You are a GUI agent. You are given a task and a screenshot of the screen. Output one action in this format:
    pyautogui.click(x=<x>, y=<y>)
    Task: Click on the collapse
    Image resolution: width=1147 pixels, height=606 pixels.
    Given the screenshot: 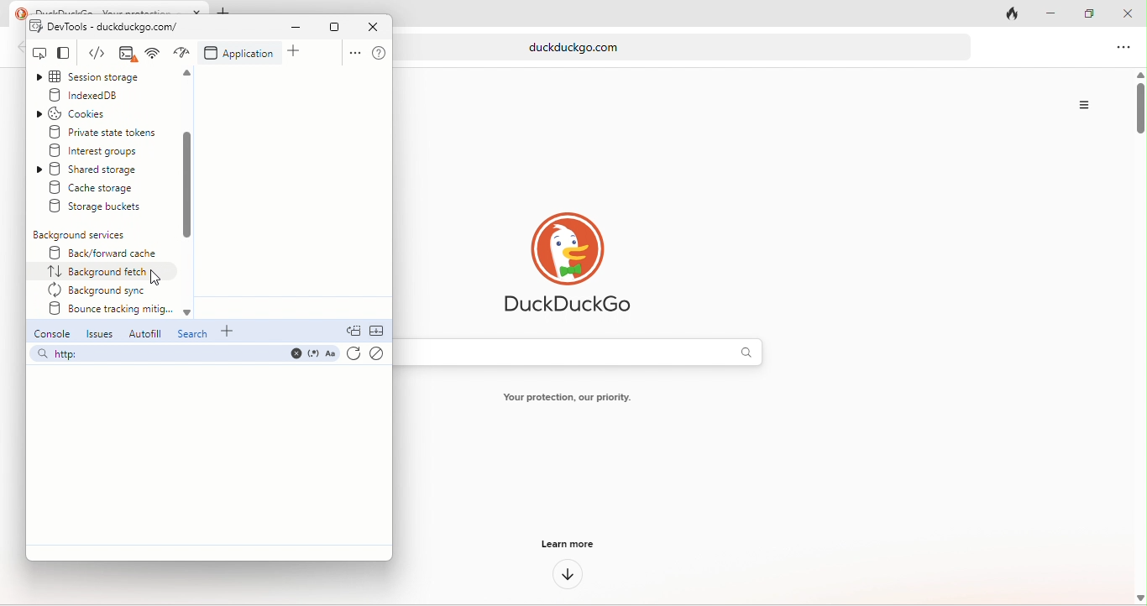 What is the action you would take?
    pyautogui.click(x=380, y=332)
    